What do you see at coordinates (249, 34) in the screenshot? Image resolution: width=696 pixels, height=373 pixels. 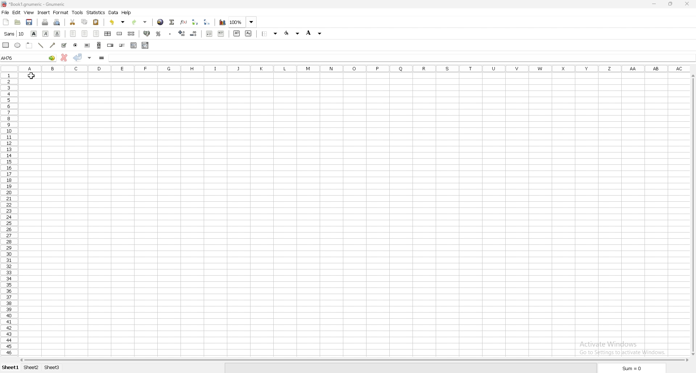 I see `subscript` at bounding box center [249, 34].